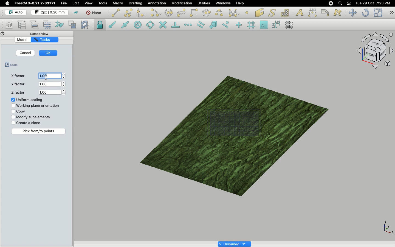 Image resolution: width=395 pixels, height=247 pixels. Describe the element at coordinates (235, 244) in the screenshot. I see `Project name` at that location.